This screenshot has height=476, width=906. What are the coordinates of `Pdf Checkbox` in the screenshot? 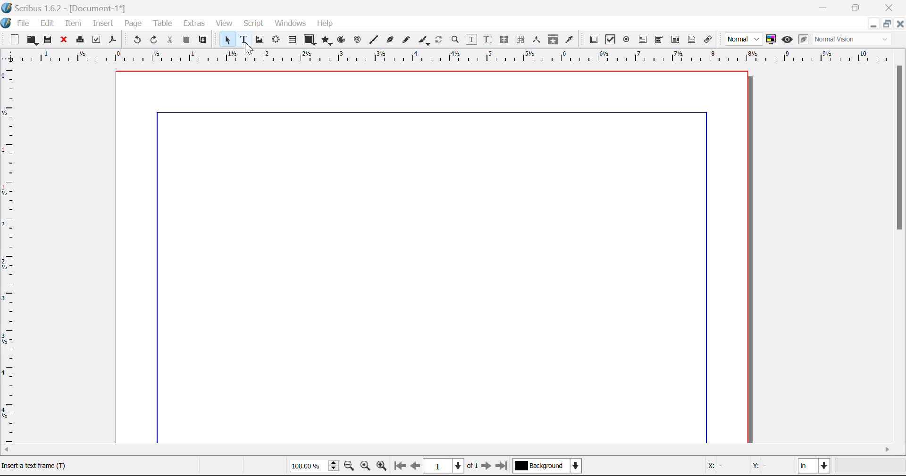 It's located at (611, 40).